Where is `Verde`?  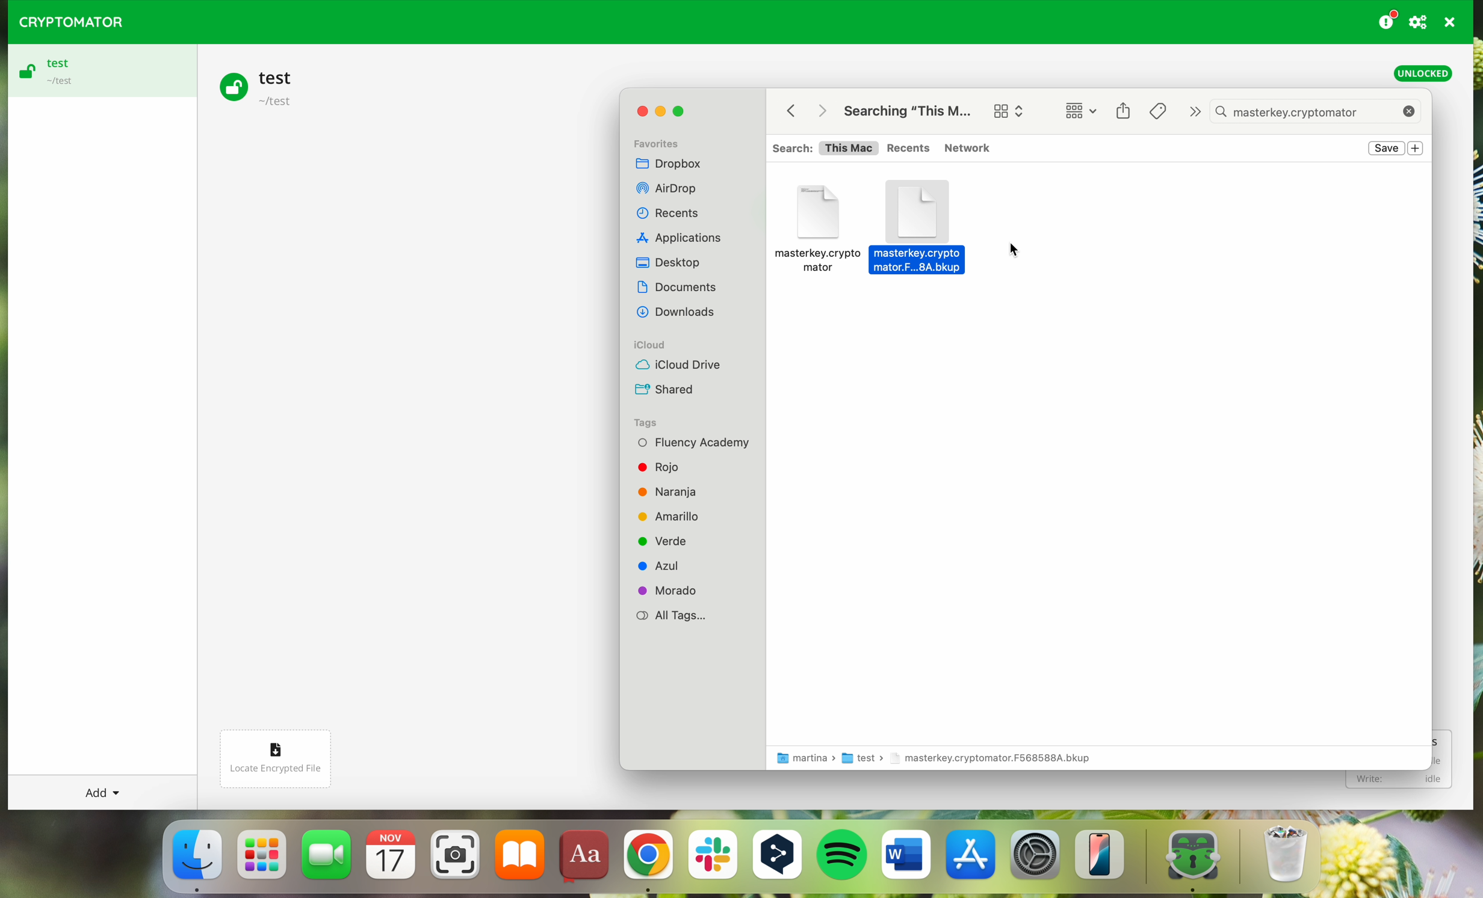 Verde is located at coordinates (667, 540).